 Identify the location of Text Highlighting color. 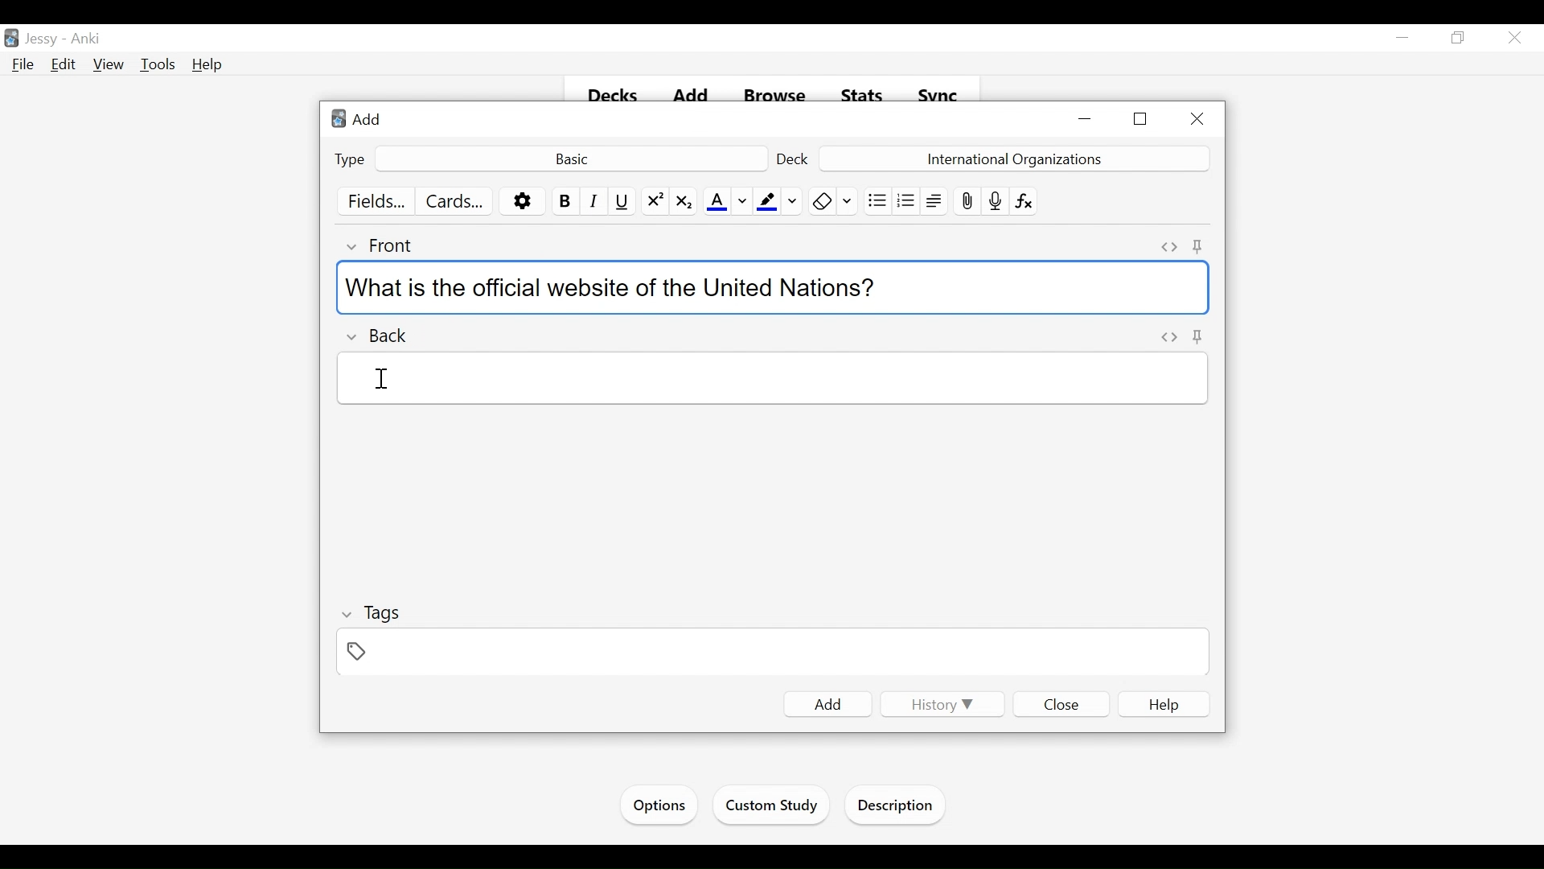
(766, 201).